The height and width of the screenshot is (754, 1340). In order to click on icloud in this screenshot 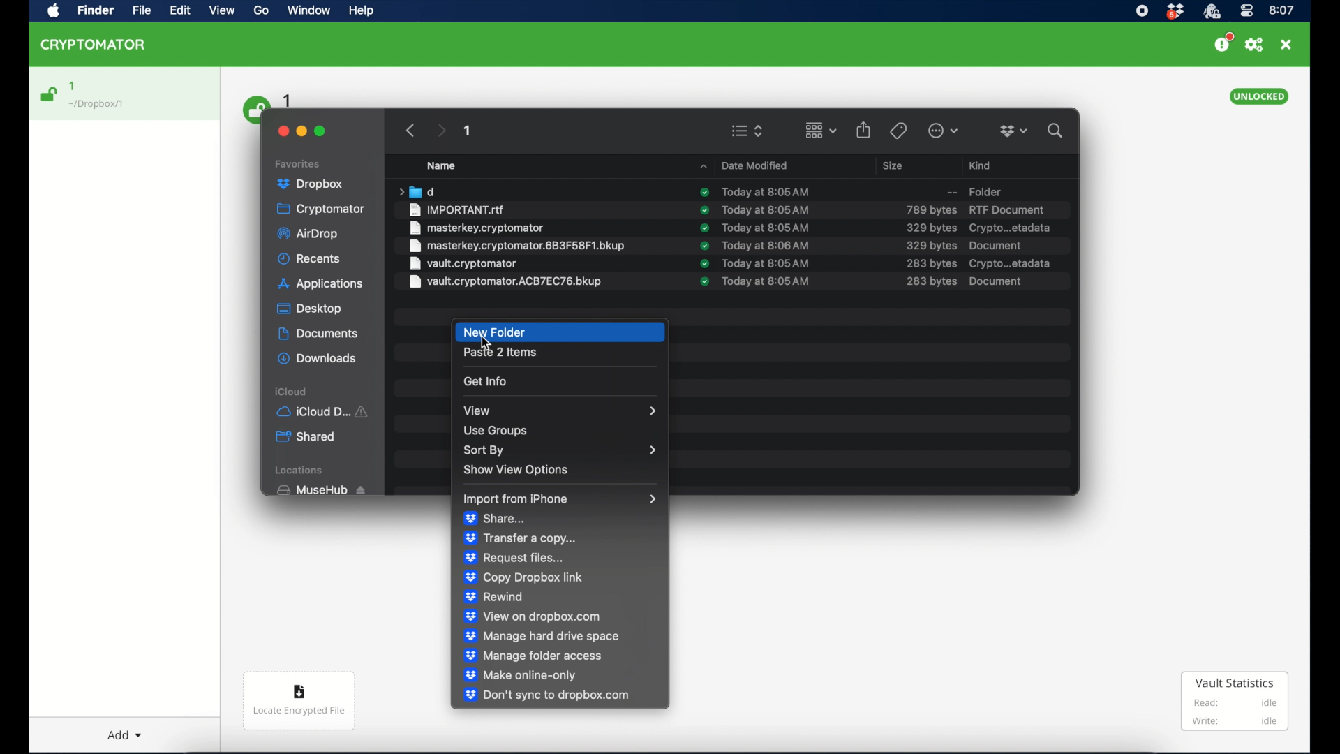, I will do `click(292, 391)`.